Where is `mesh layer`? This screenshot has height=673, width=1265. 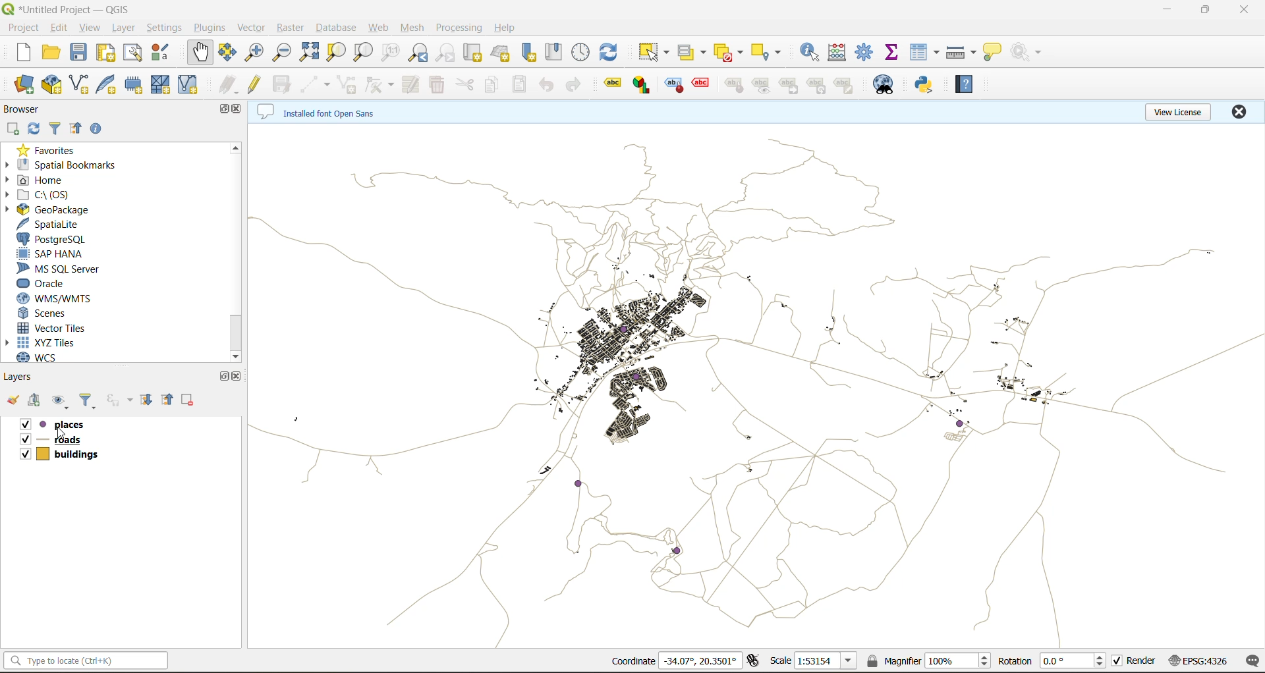 mesh layer is located at coordinates (164, 86).